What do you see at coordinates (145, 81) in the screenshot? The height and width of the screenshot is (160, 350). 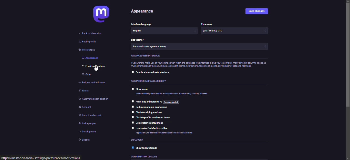 I see `accessibility` at bounding box center [145, 81].